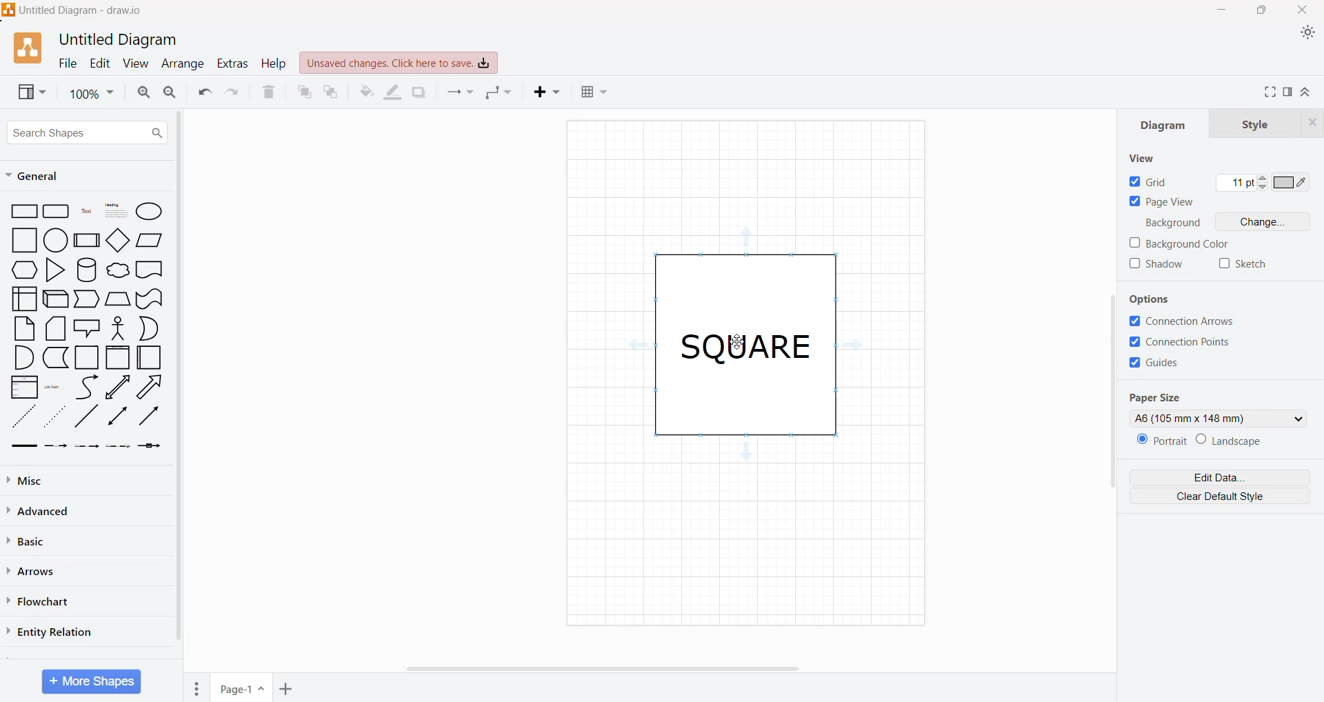 The height and width of the screenshot is (702, 1324). I want to click on circle, so click(56, 239).